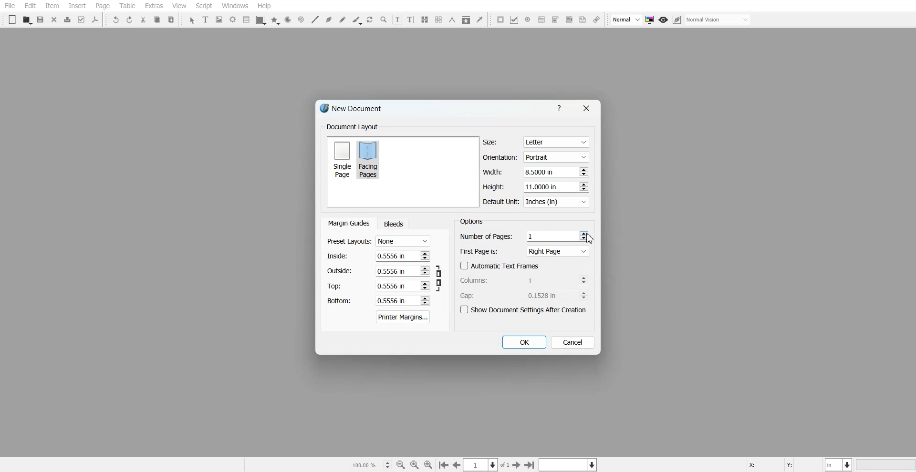  Describe the element at coordinates (471, 221) in the screenshot. I see `Text` at that location.